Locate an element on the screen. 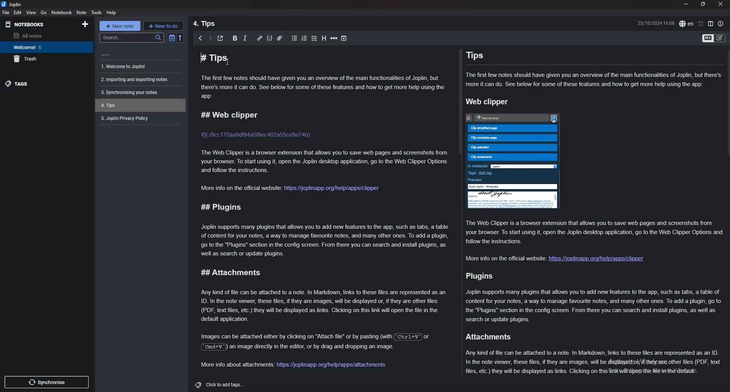 The image size is (730, 392). table is located at coordinates (346, 38).